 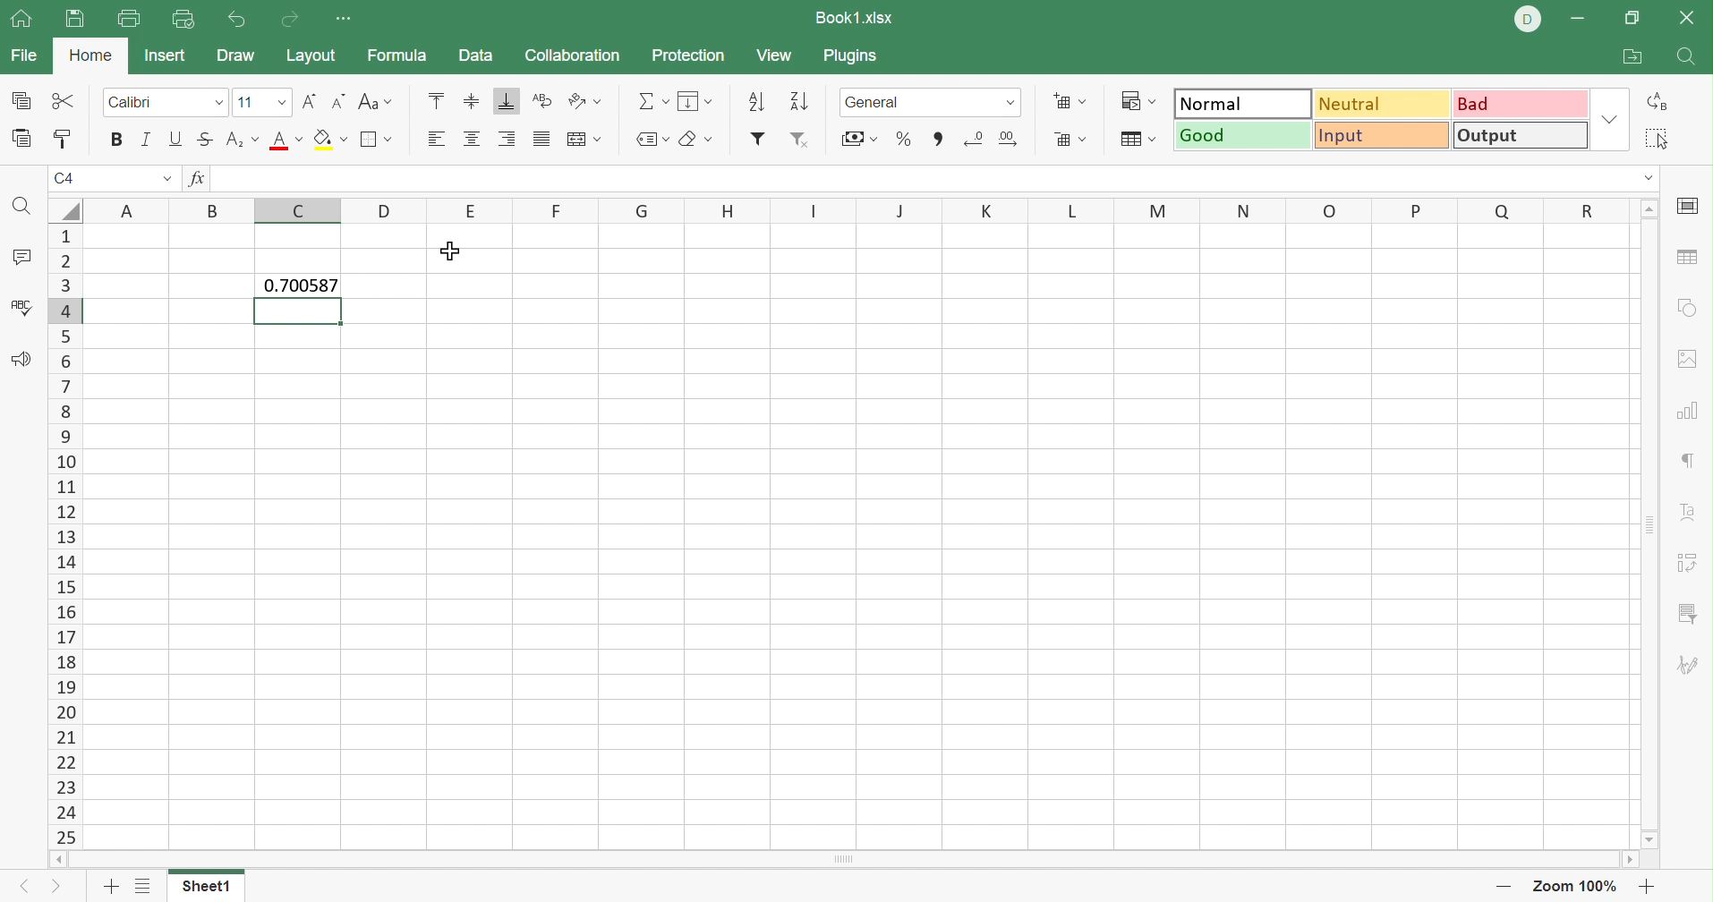 I want to click on Subscript, so click(x=241, y=138).